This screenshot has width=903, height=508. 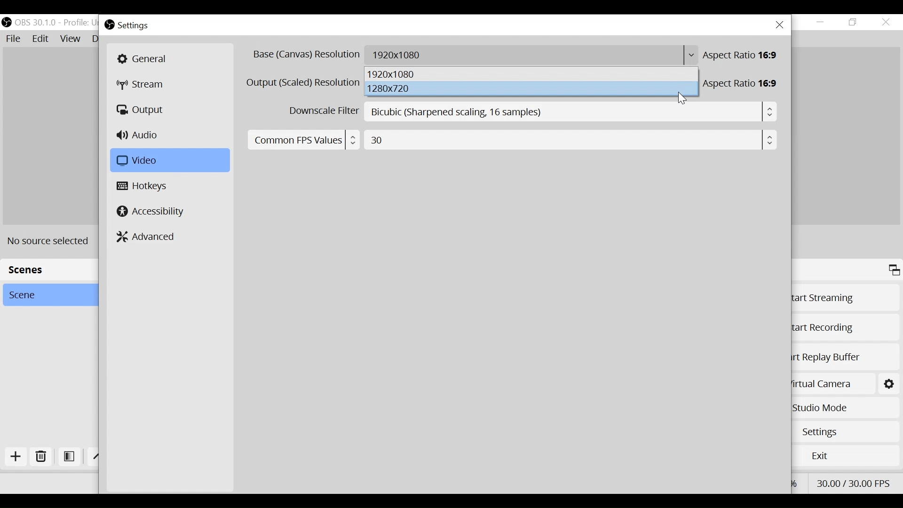 What do you see at coordinates (6, 21) in the screenshot?
I see `OBS Studio Desktop Icon` at bounding box center [6, 21].